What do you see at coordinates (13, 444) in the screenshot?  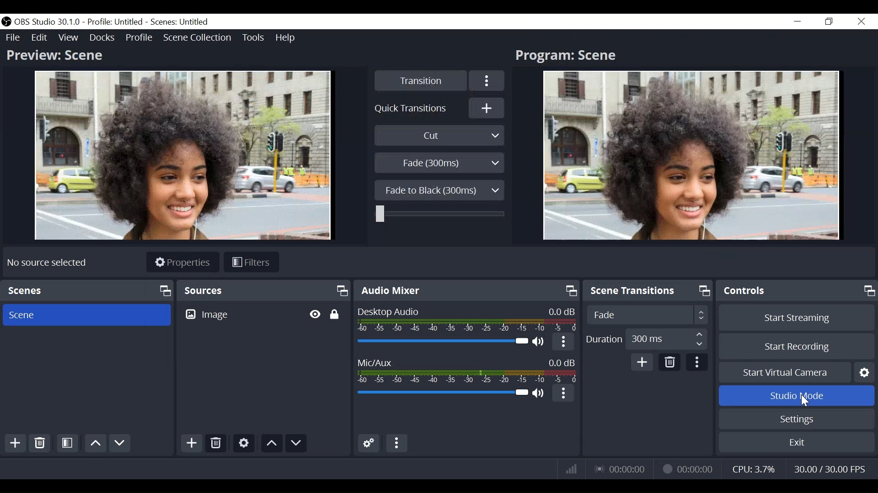 I see `Add` at bounding box center [13, 444].